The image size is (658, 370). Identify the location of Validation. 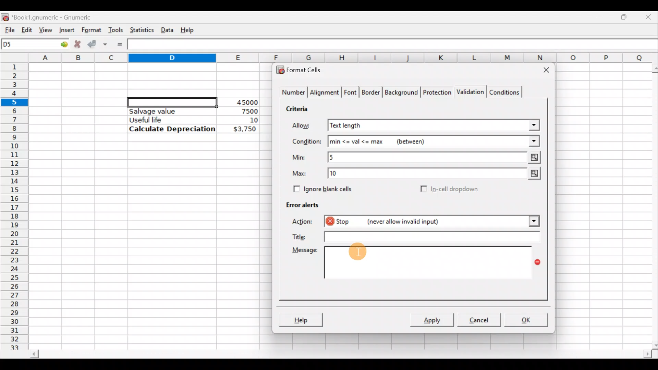
(469, 92).